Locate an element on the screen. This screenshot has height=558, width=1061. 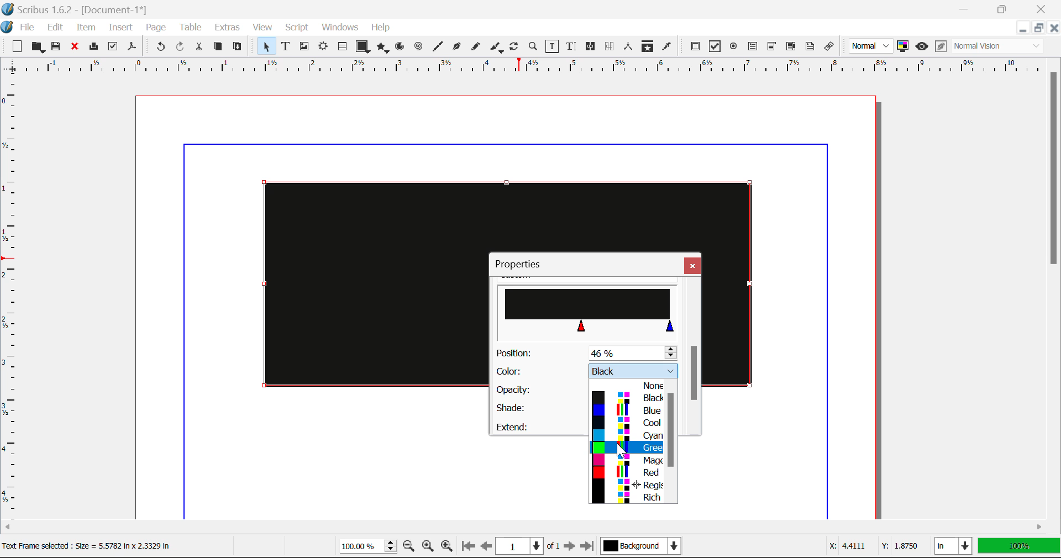
Color Dropdown is located at coordinates (586, 371).